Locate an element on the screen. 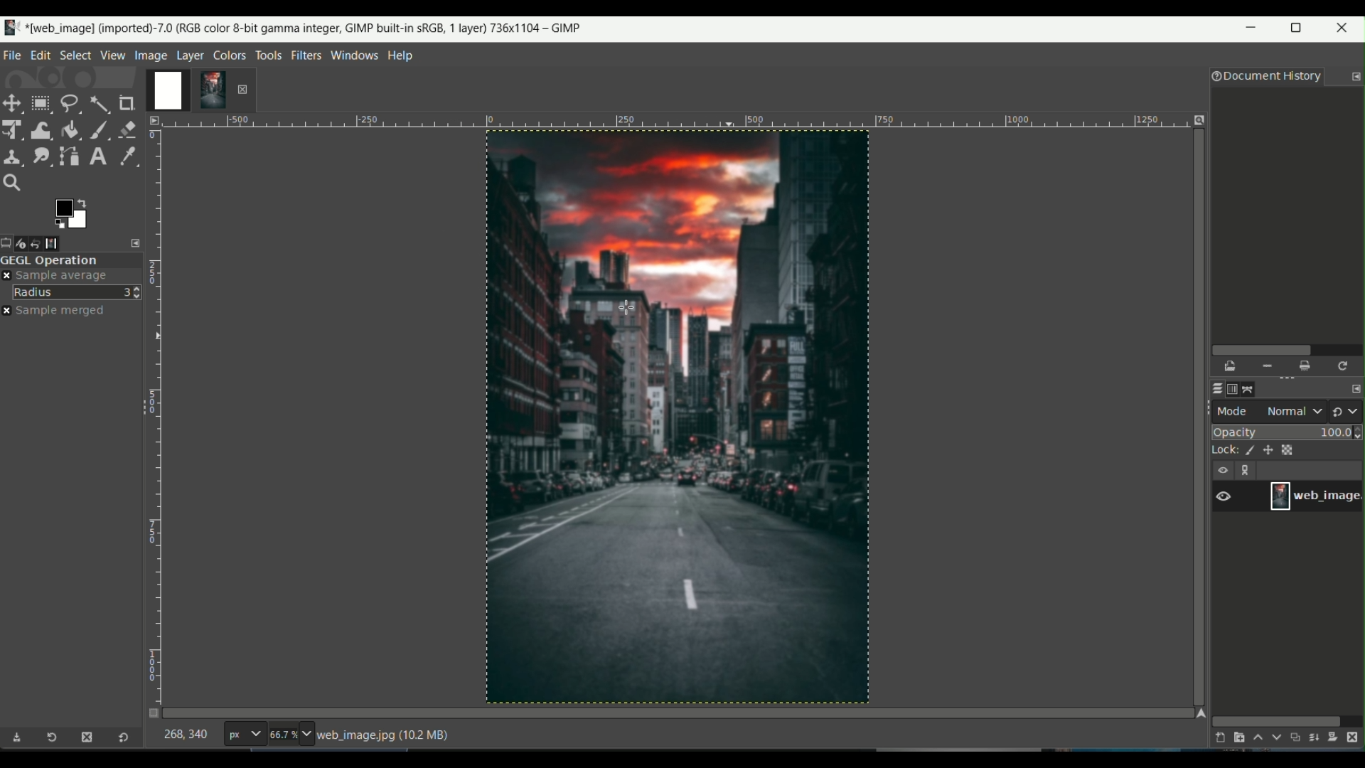  clone tool is located at coordinates (13, 156).